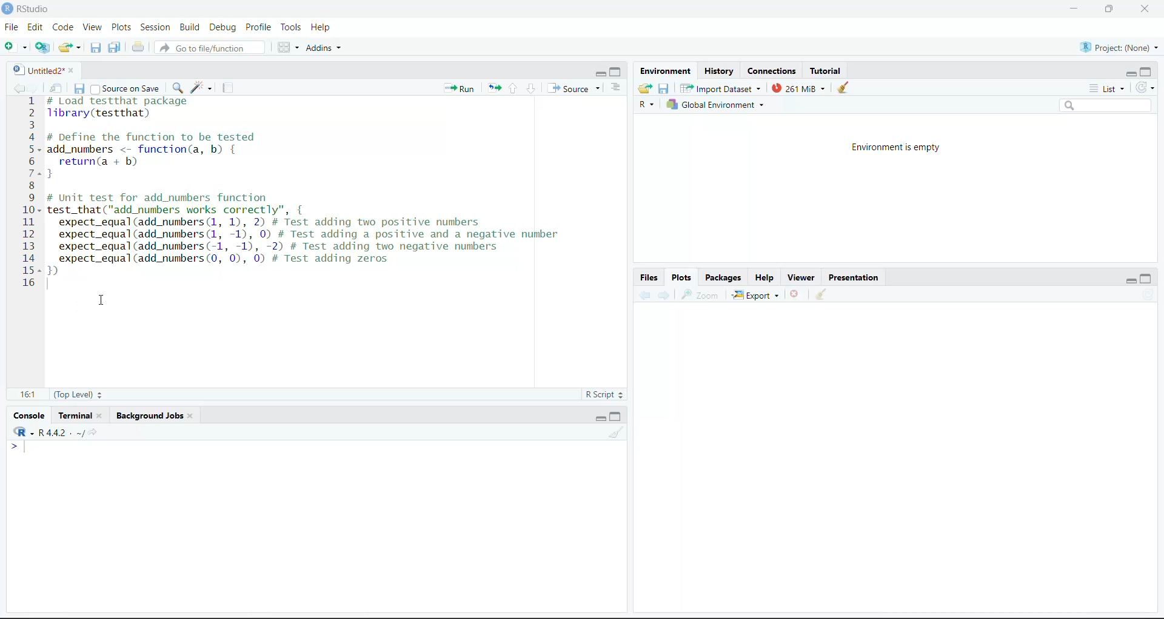 The width and height of the screenshot is (1164, 619). Describe the element at coordinates (664, 88) in the screenshot. I see `Save` at that location.